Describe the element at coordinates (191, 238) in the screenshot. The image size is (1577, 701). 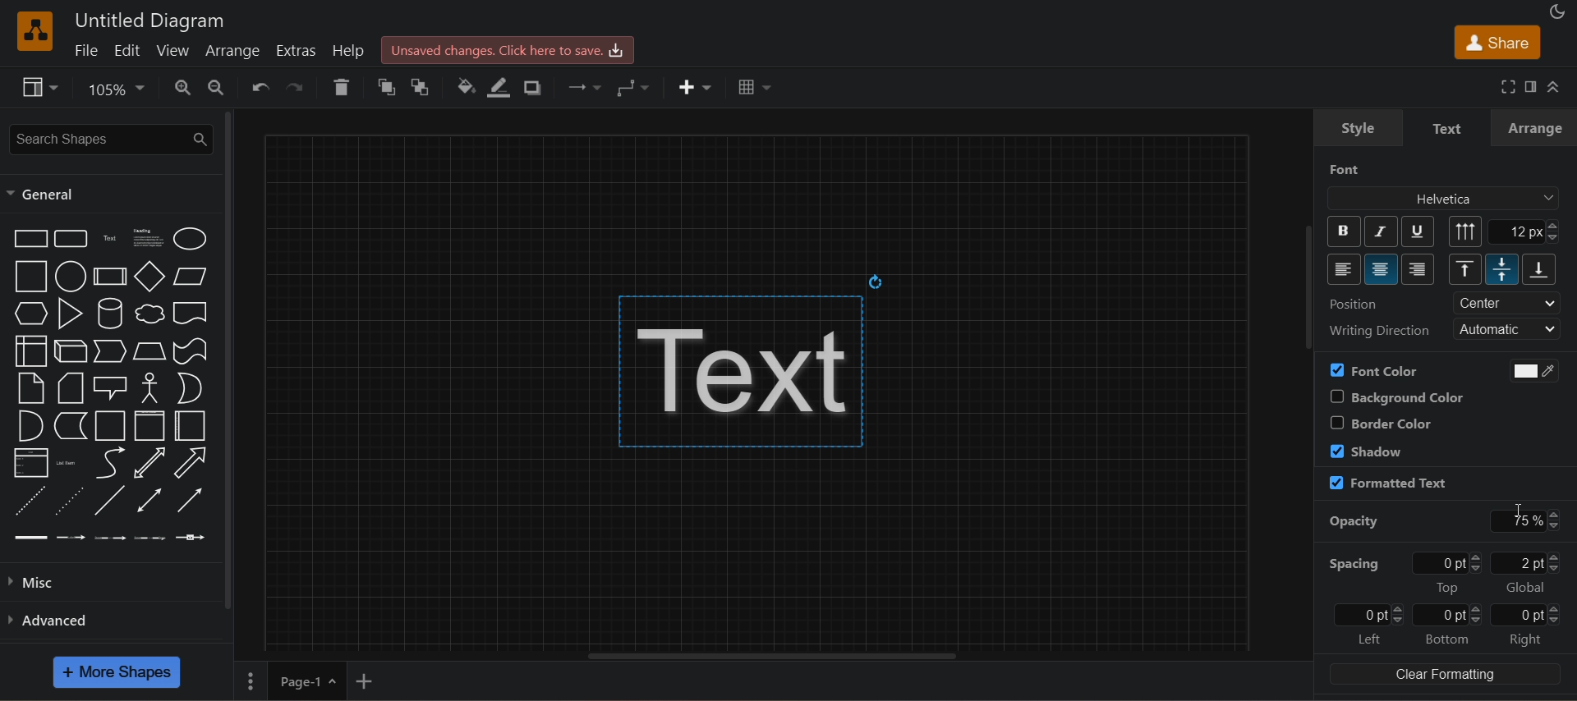
I see `ellipse` at that location.